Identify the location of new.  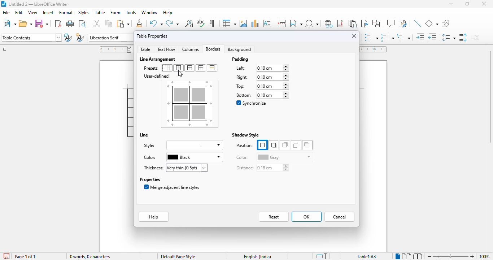
(10, 23).